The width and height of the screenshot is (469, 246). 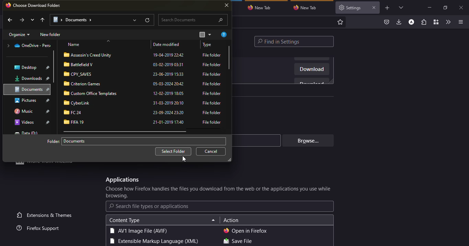 What do you see at coordinates (49, 111) in the screenshot?
I see `pin` at bounding box center [49, 111].